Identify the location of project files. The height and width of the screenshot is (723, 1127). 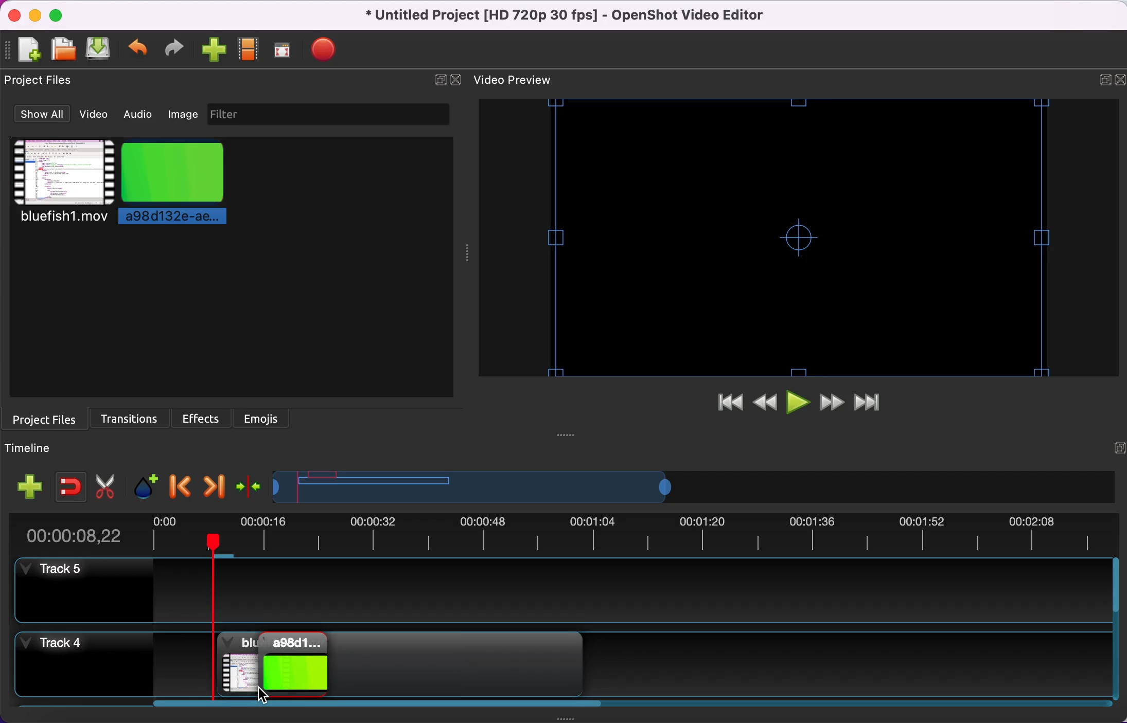
(46, 82).